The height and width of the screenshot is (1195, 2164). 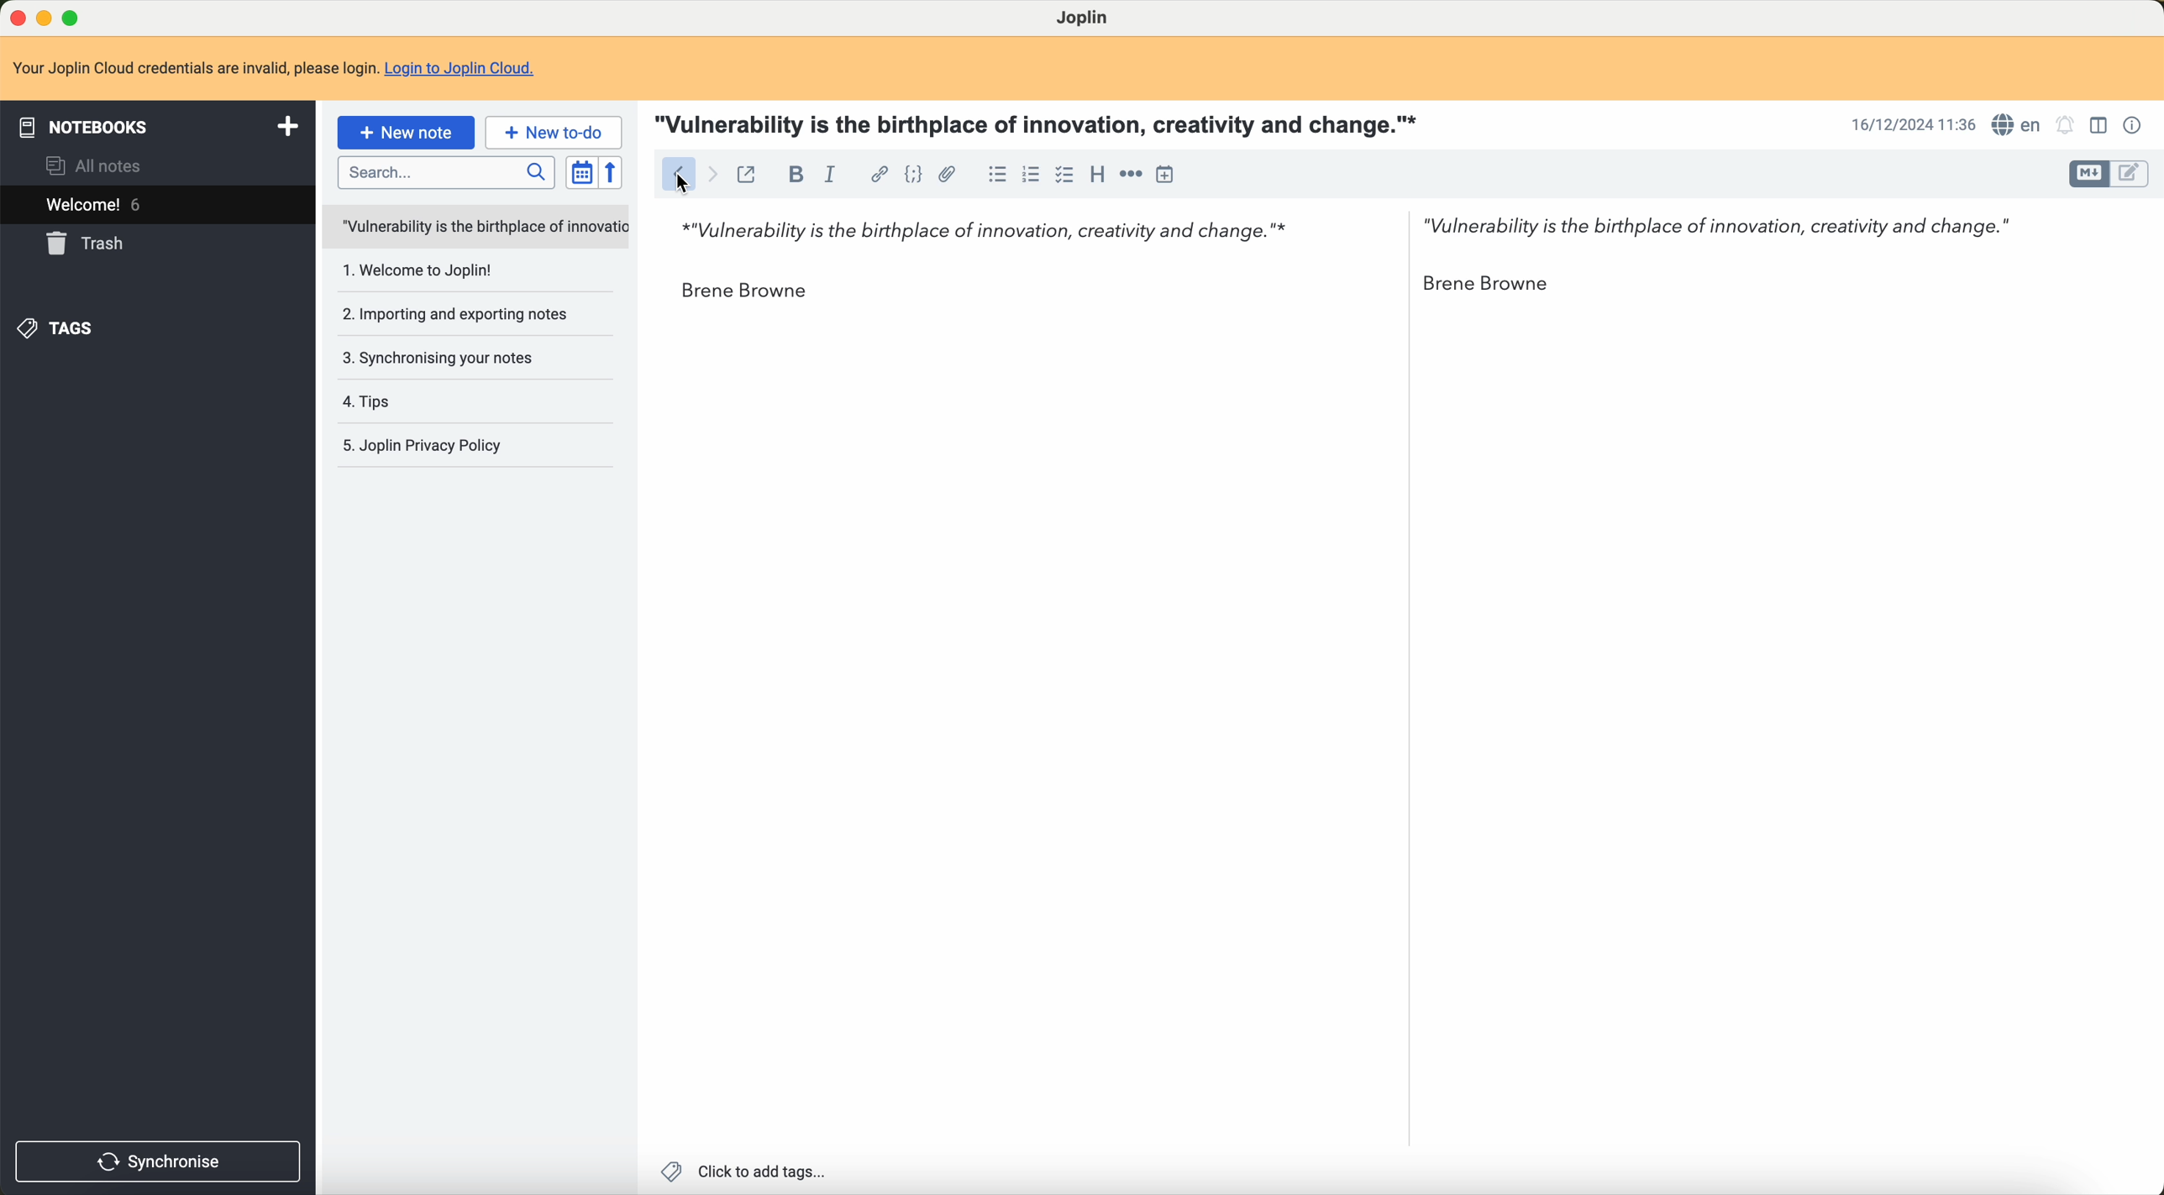 I want to click on toggle sort order field, so click(x=577, y=171).